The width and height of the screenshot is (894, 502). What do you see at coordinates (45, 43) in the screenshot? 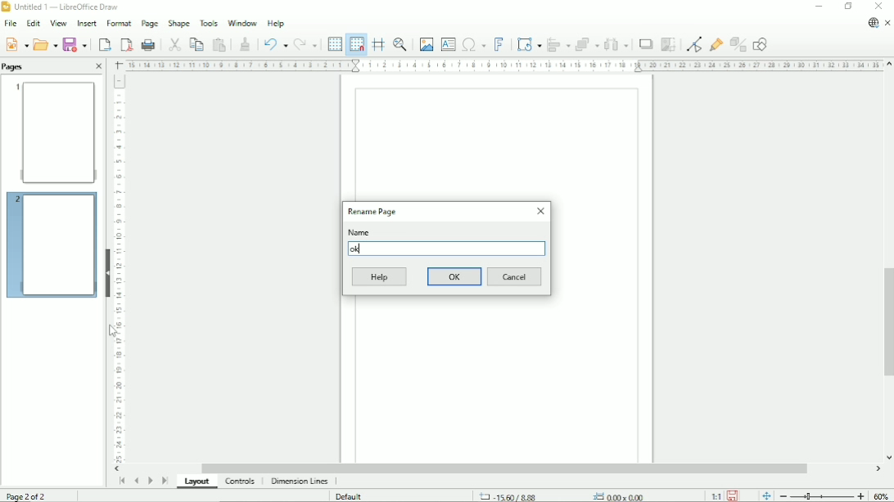
I see `Open` at bounding box center [45, 43].